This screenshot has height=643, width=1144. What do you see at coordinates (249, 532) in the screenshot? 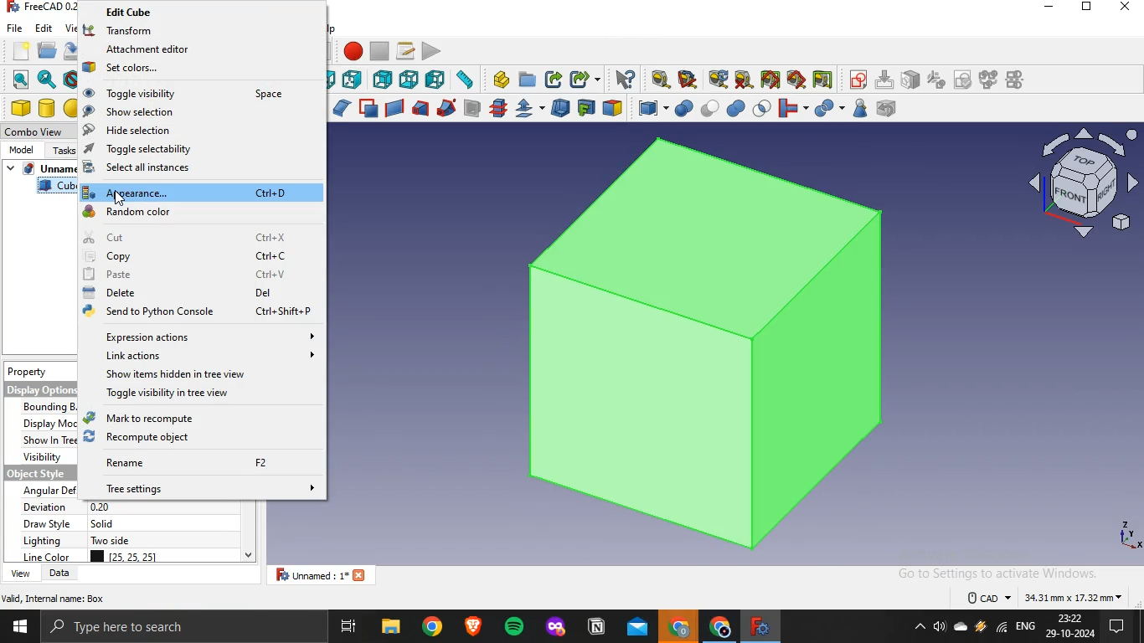
I see `scroll bar` at bounding box center [249, 532].